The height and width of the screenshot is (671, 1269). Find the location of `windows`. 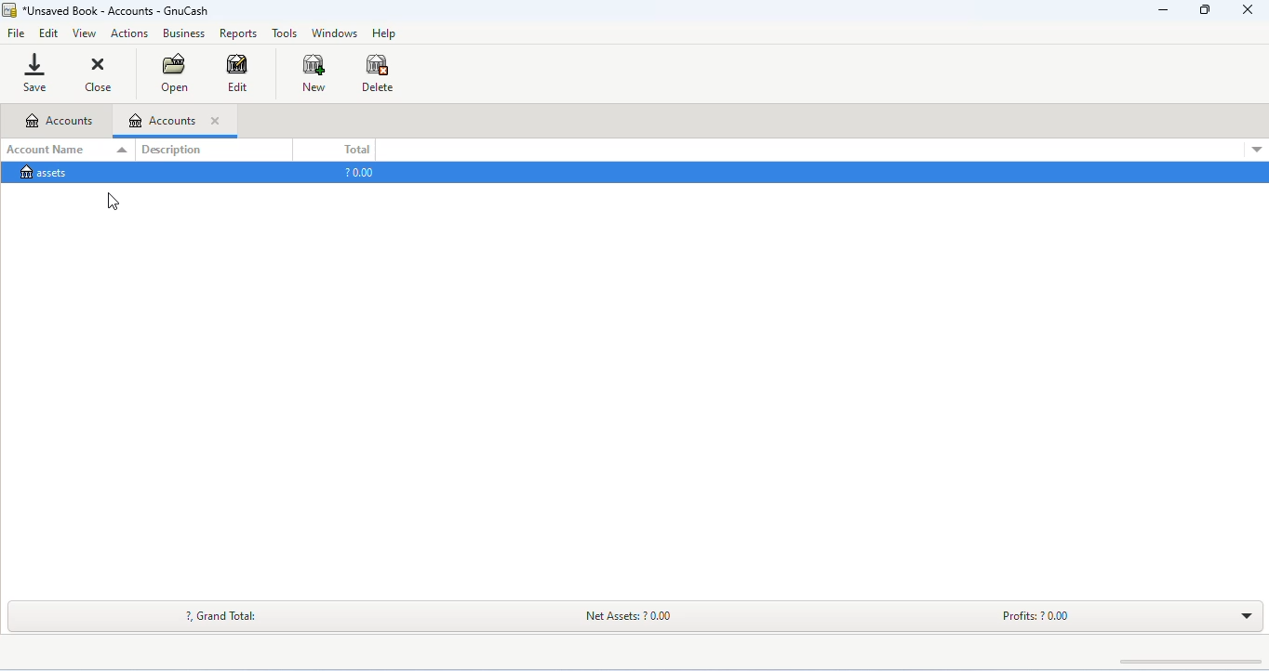

windows is located at coordinates (336, 33).